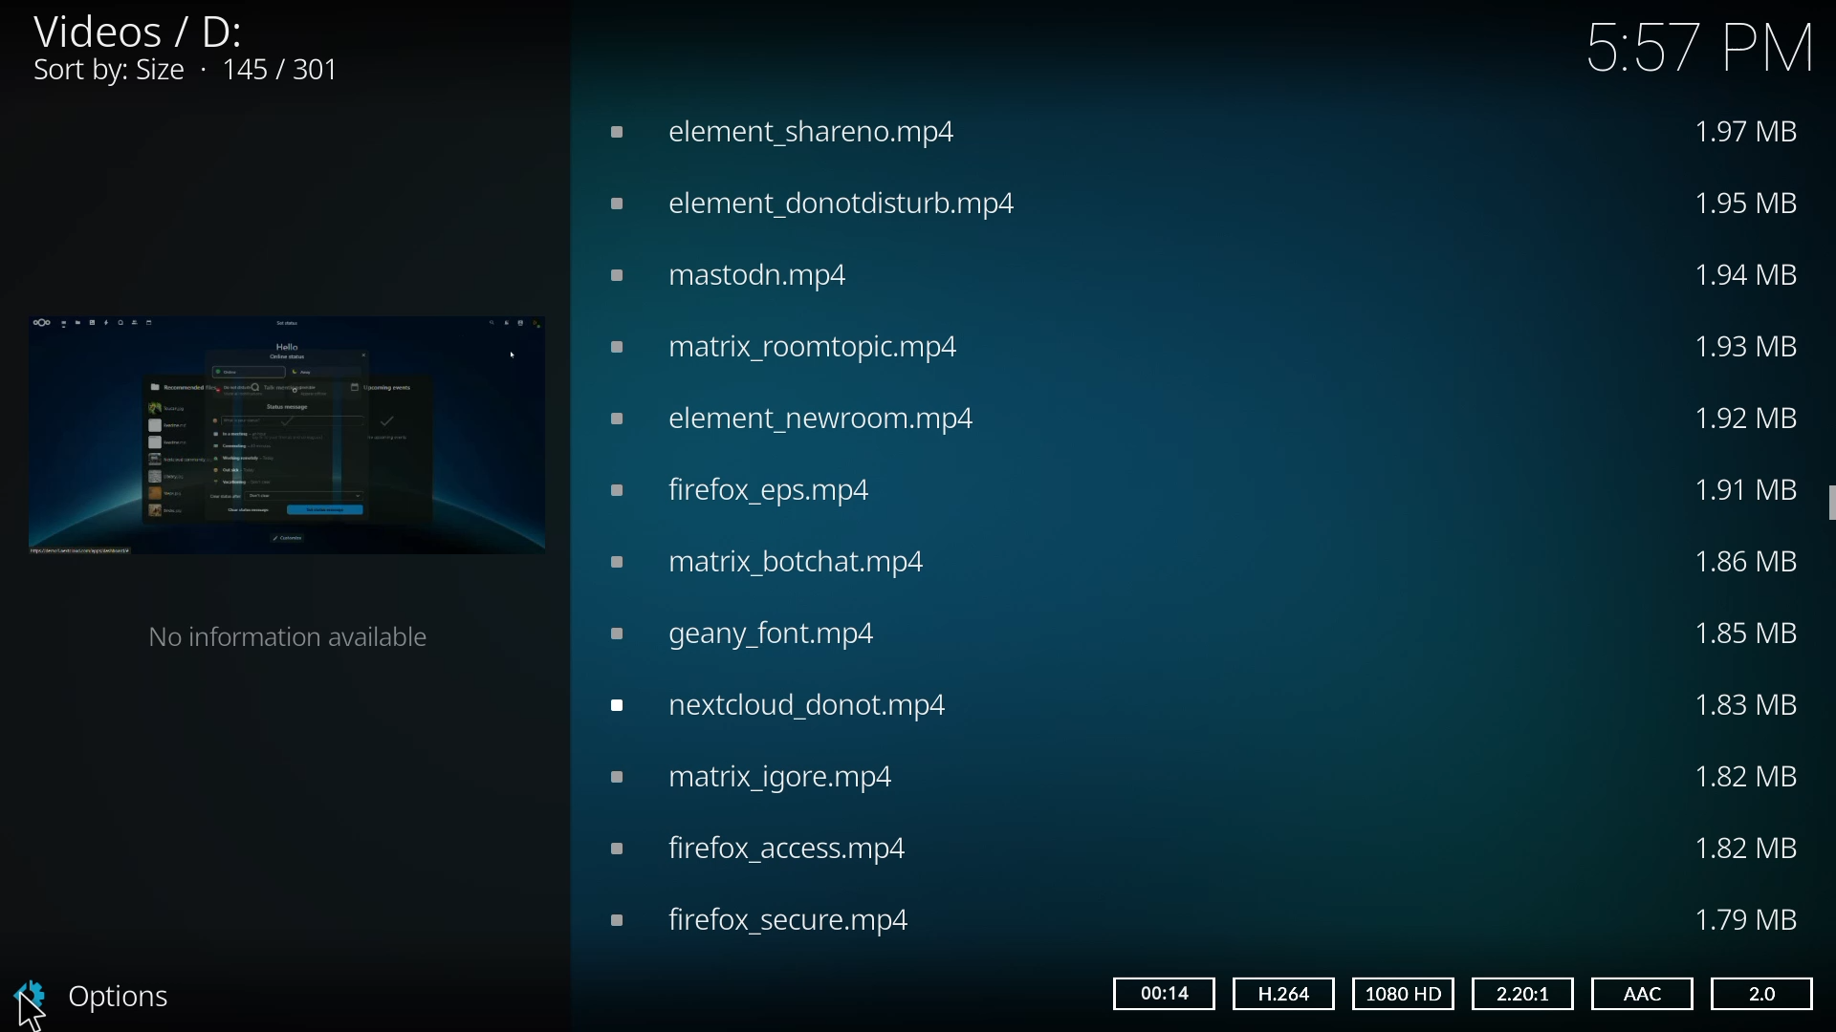 The width and height of the screenshot is (1836, 1032). I want to click on size, so click(1747, 562).